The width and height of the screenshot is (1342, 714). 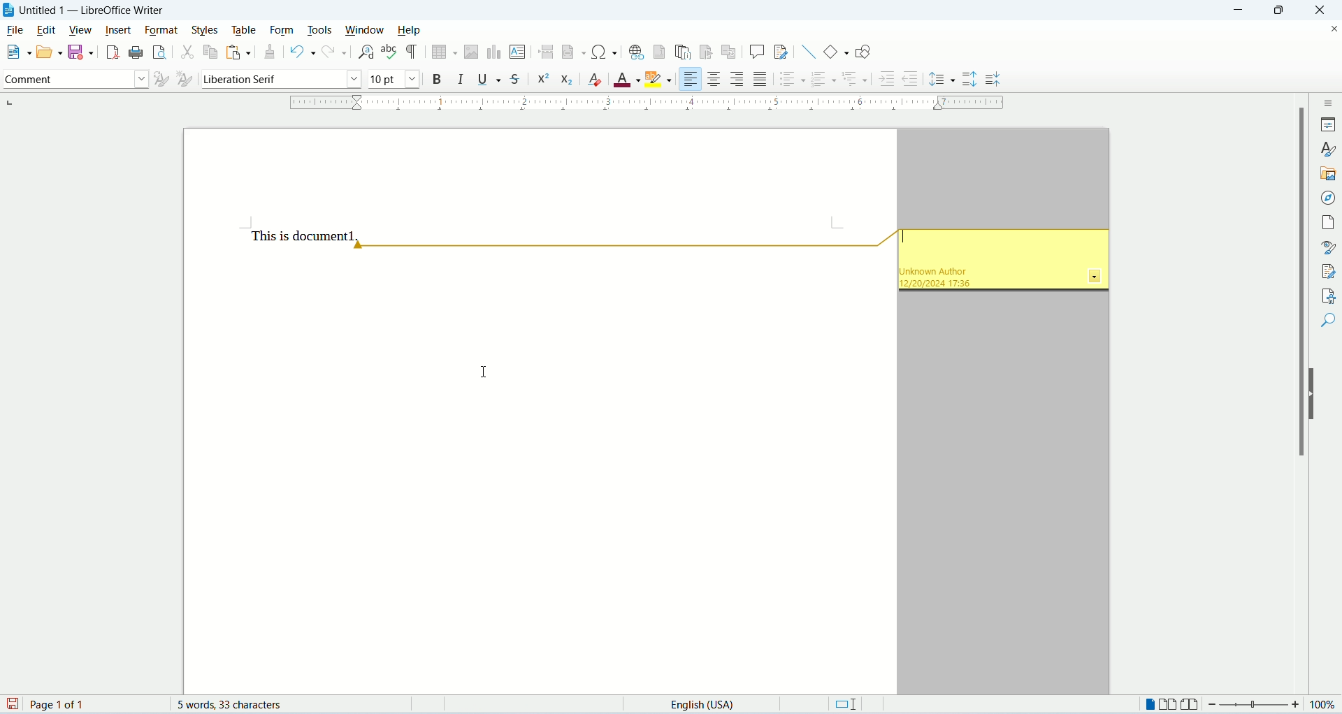 What do you see at coordinates (93, 704) in the screenshot?
I see `page 1 of 1` at bounding box center [93, 704].